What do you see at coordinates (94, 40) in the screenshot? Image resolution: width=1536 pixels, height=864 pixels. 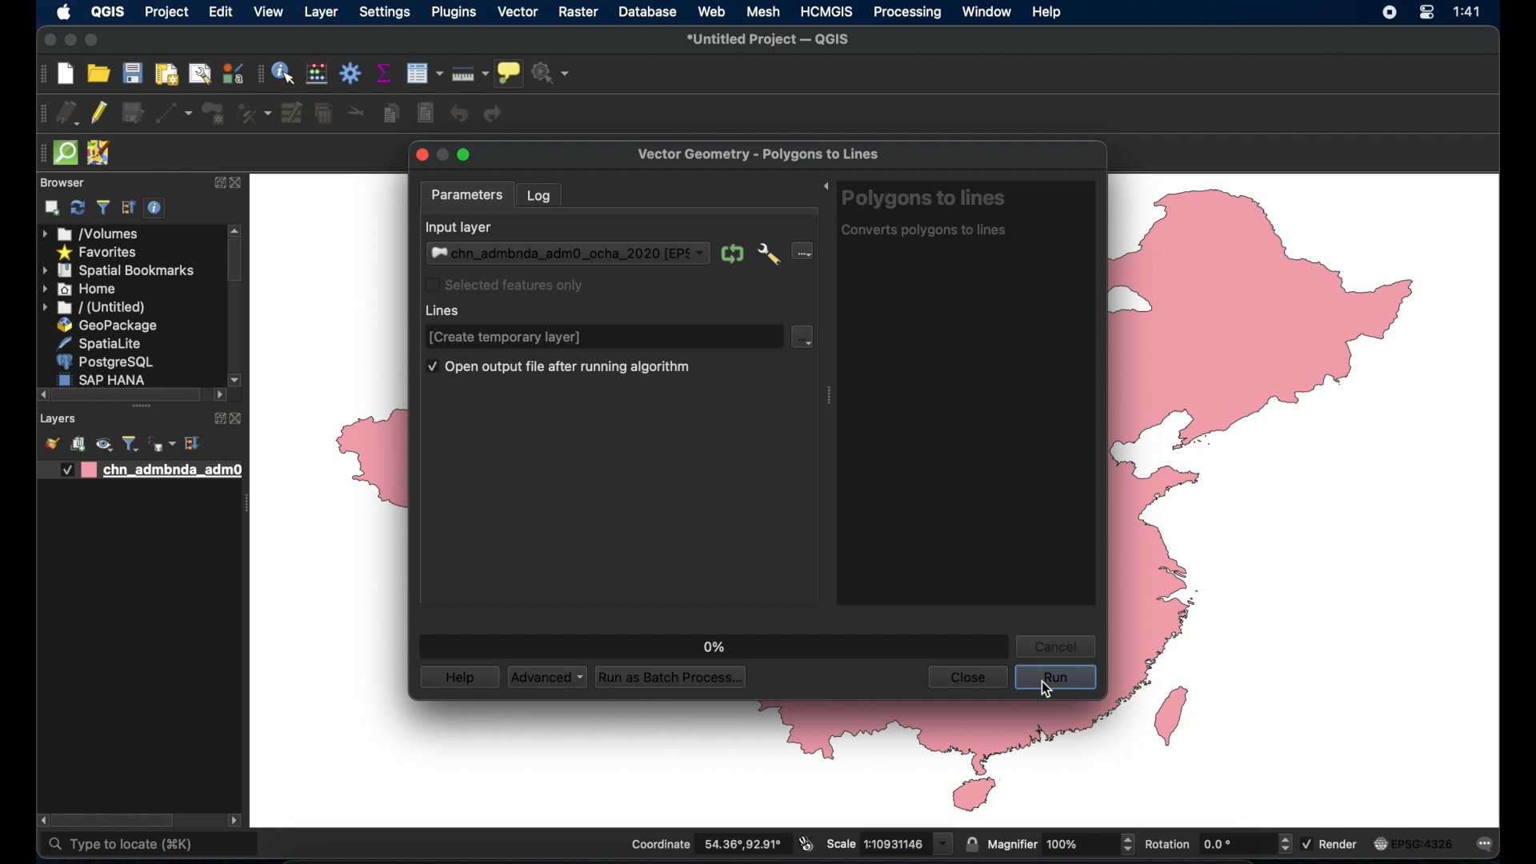 I see `maximize` at bounding box center [94, 40].